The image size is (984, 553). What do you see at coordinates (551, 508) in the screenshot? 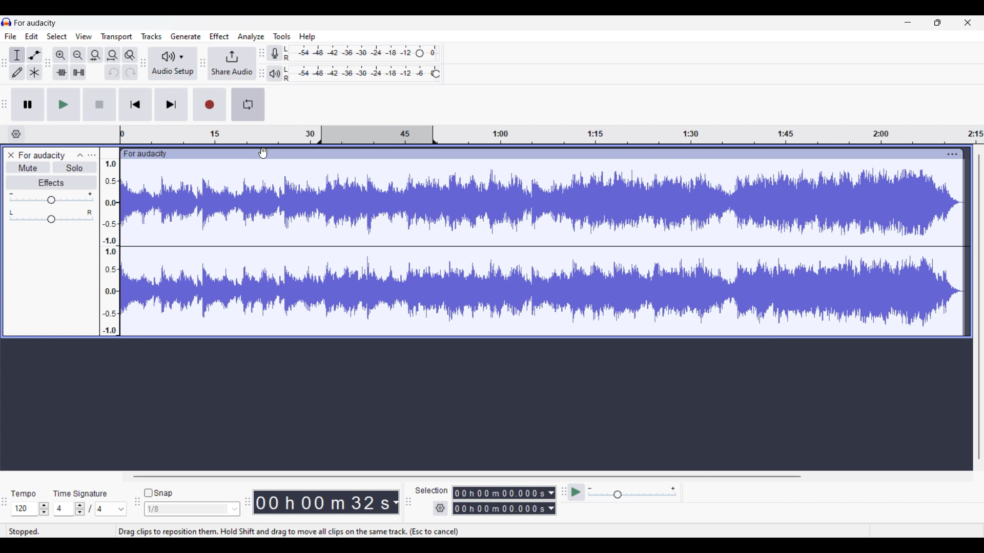
I see `Duration measurement` at bounding box center [551, 508].